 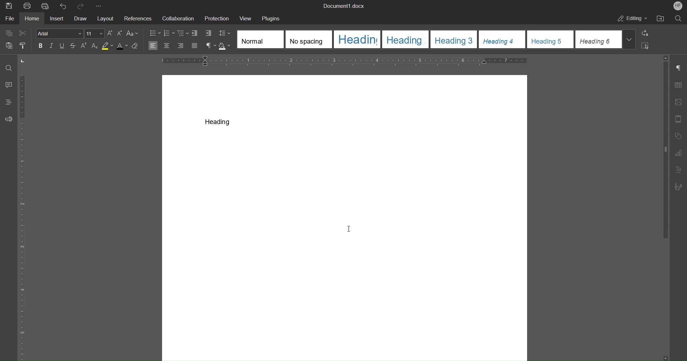 What do you see at coordinates (52, 46) in the screenshot?
I see `Italics` at bounding box center [52, 46].